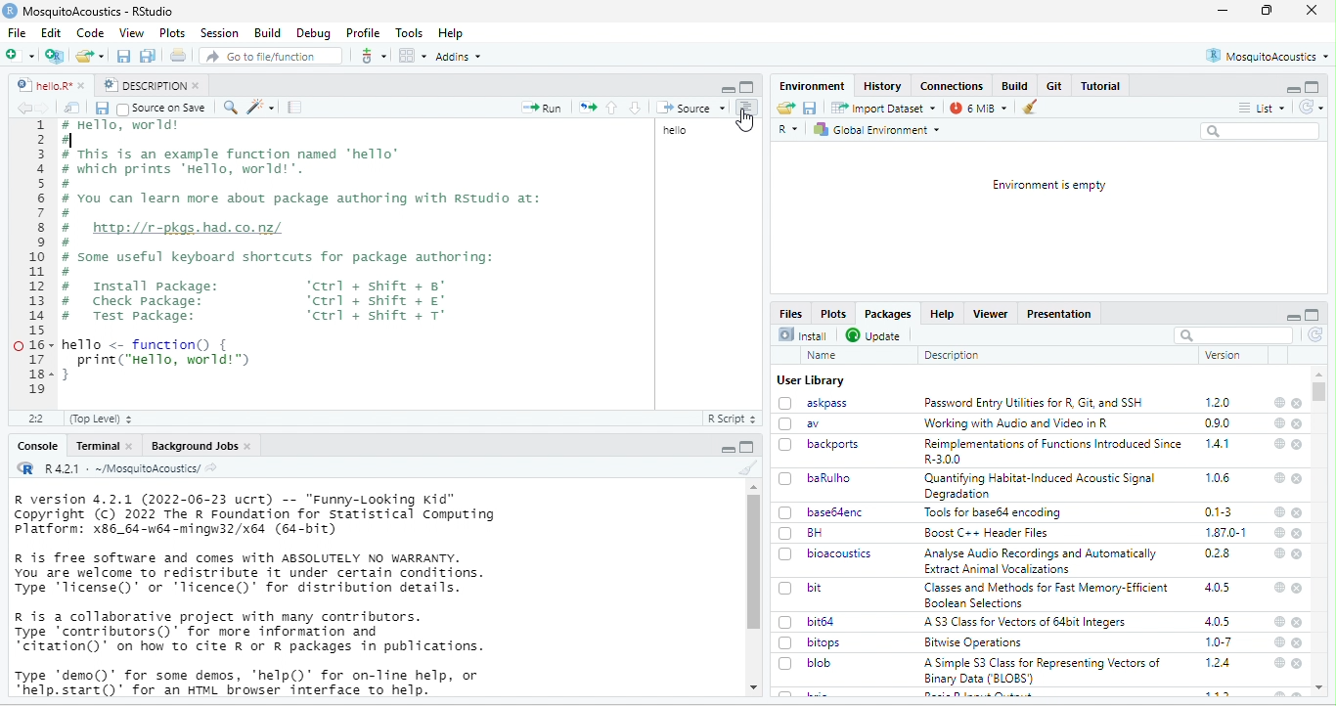 This screenshot has width=1336, height=706. I want to click on bioacoustics, so click(826, 554).